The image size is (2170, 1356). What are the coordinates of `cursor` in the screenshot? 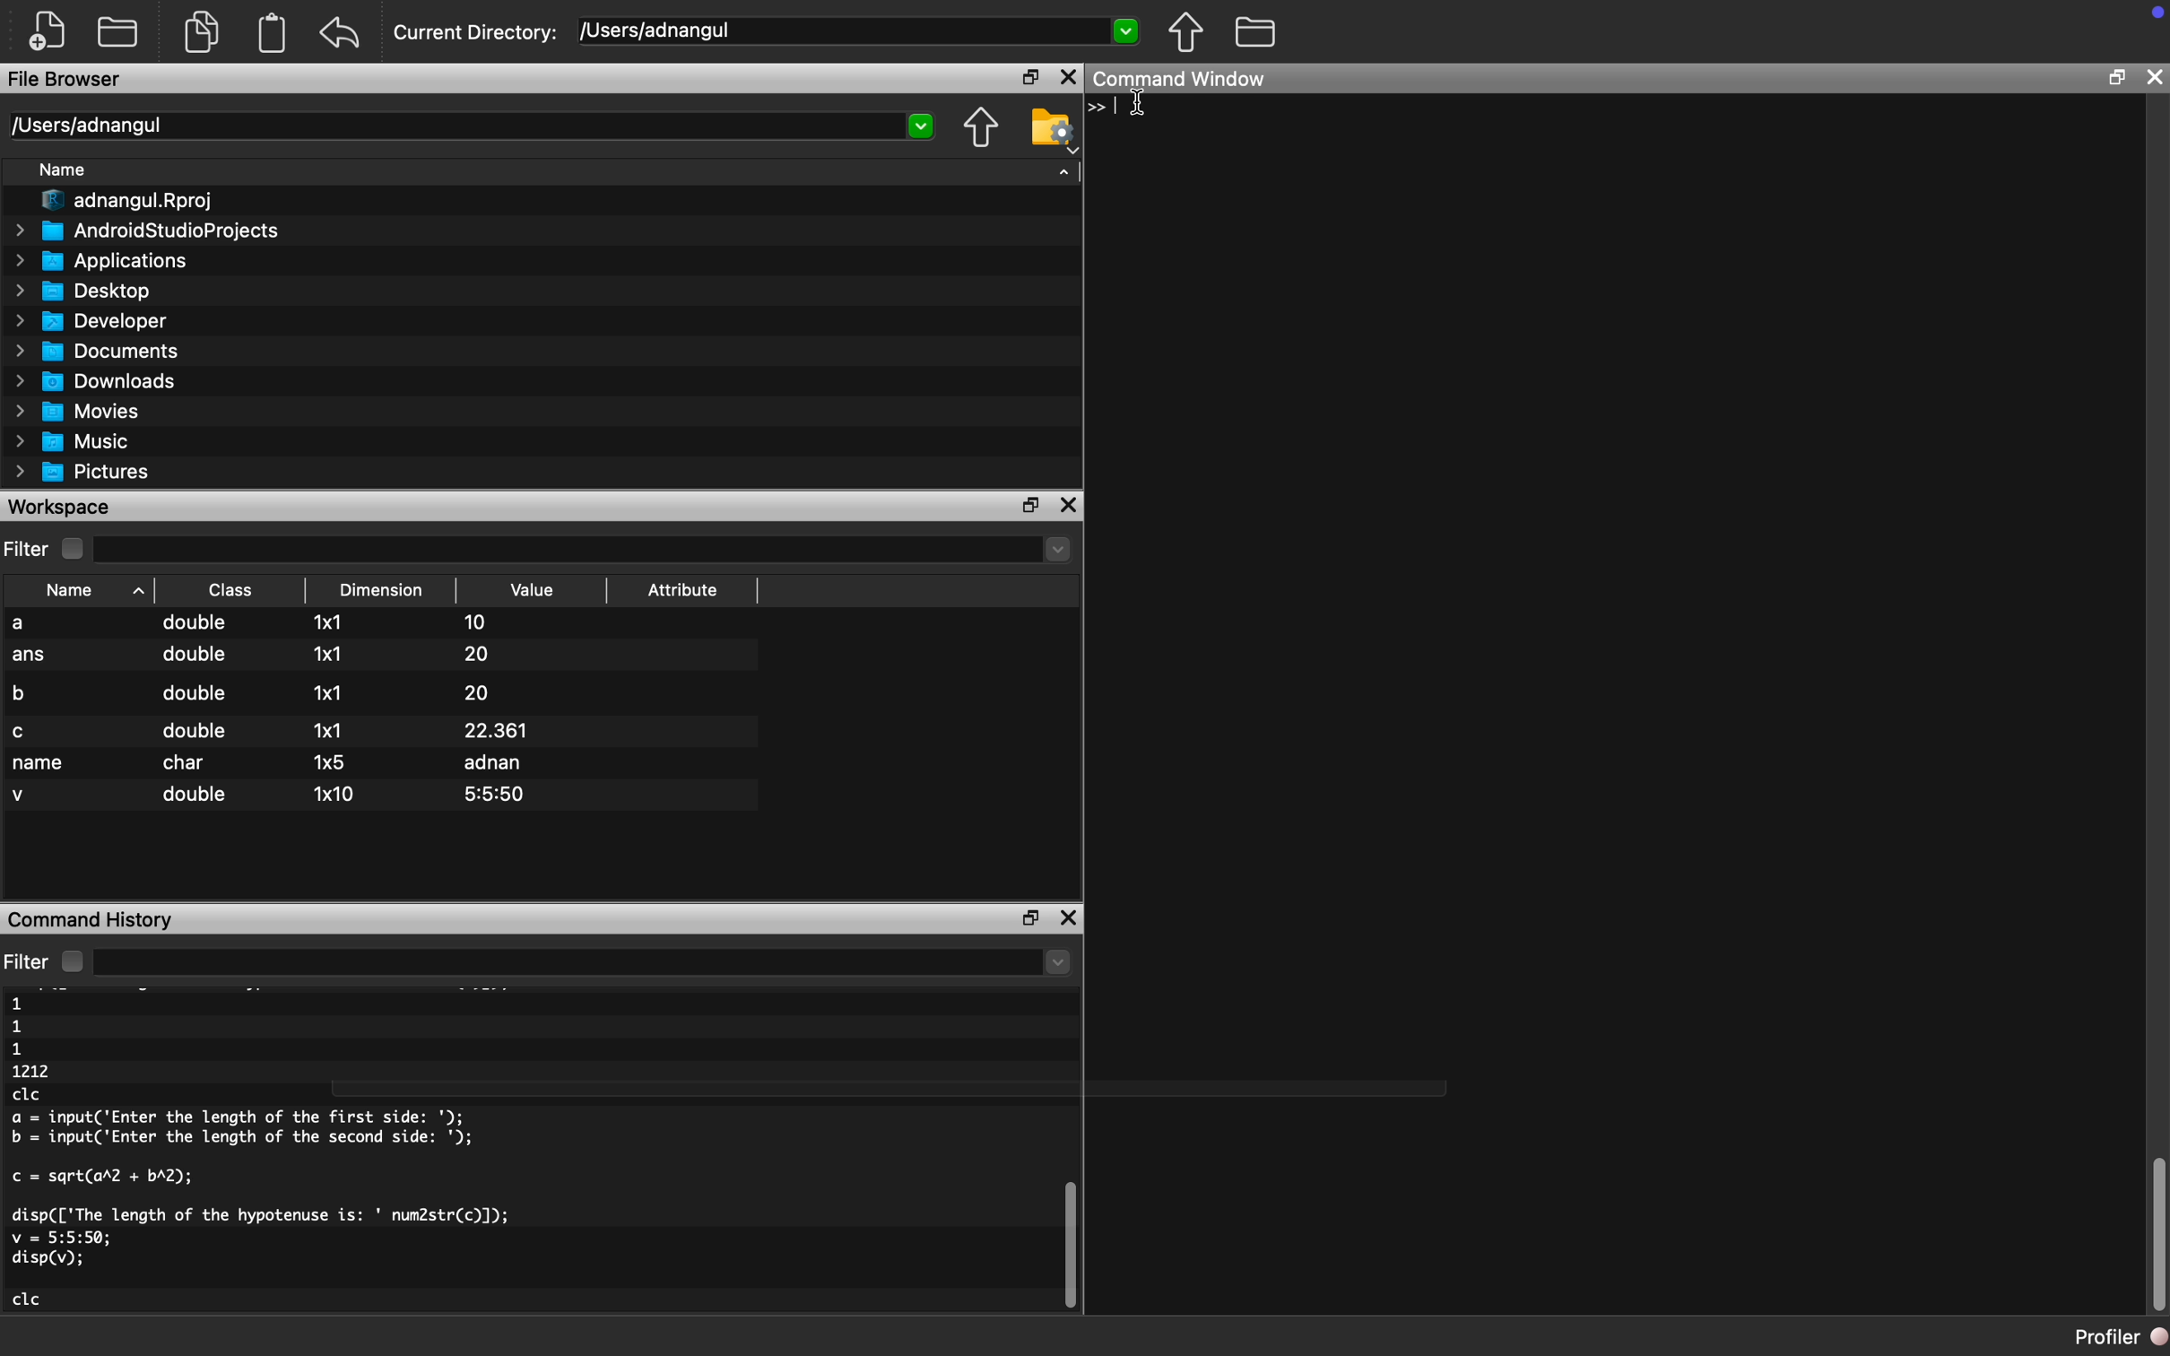 It's located at (1141, 105).